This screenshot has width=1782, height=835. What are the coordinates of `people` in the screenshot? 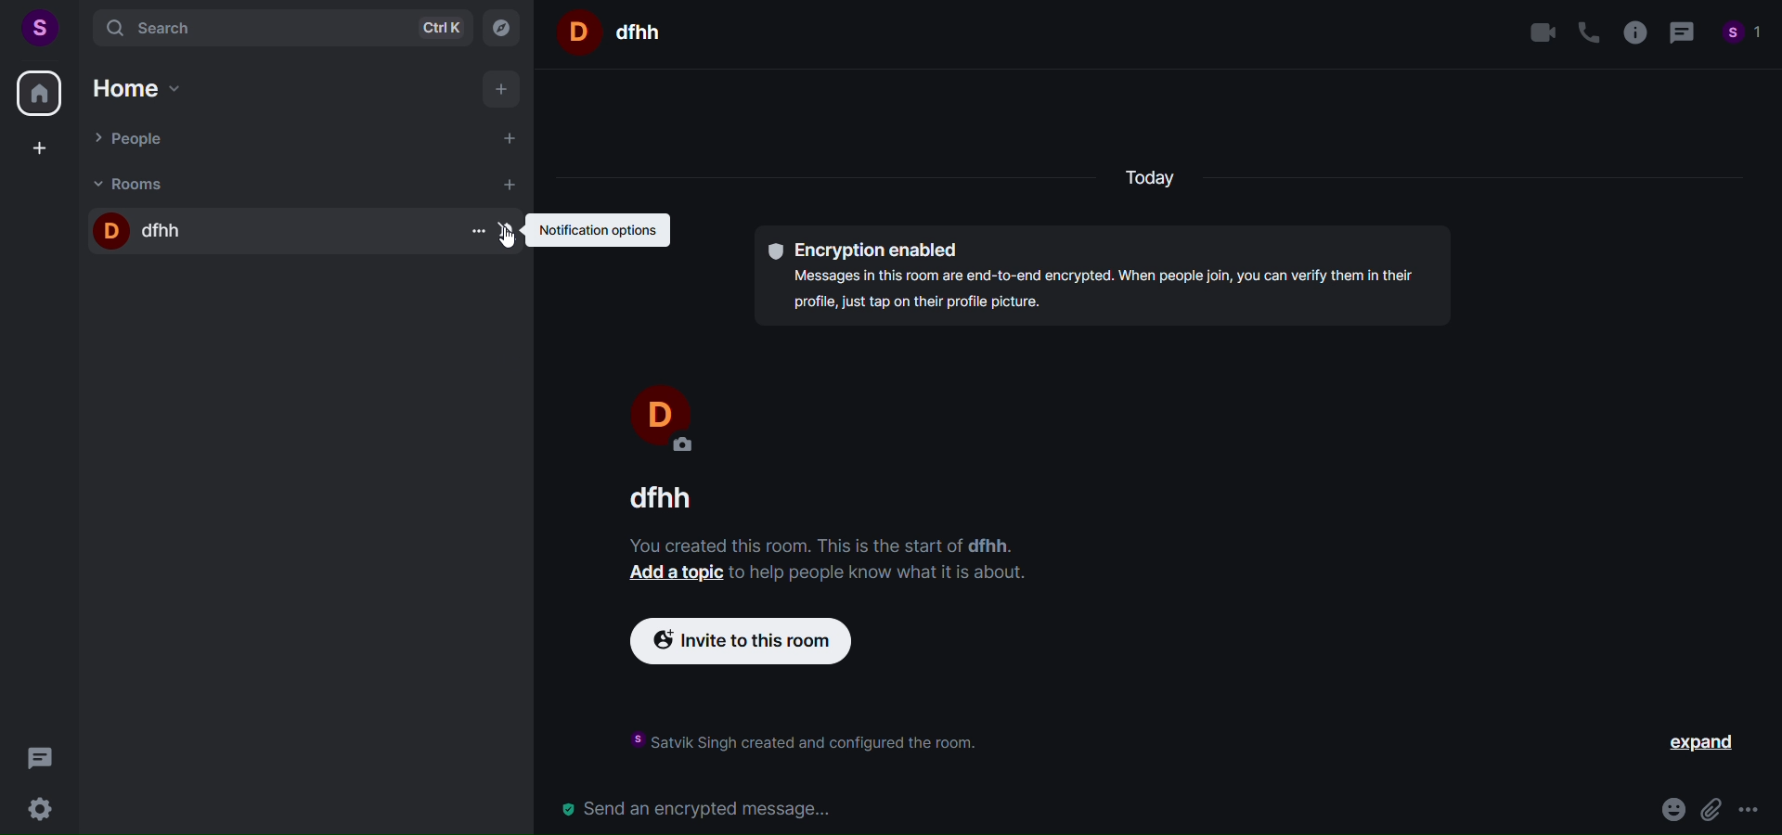 It's located at (273, 140).